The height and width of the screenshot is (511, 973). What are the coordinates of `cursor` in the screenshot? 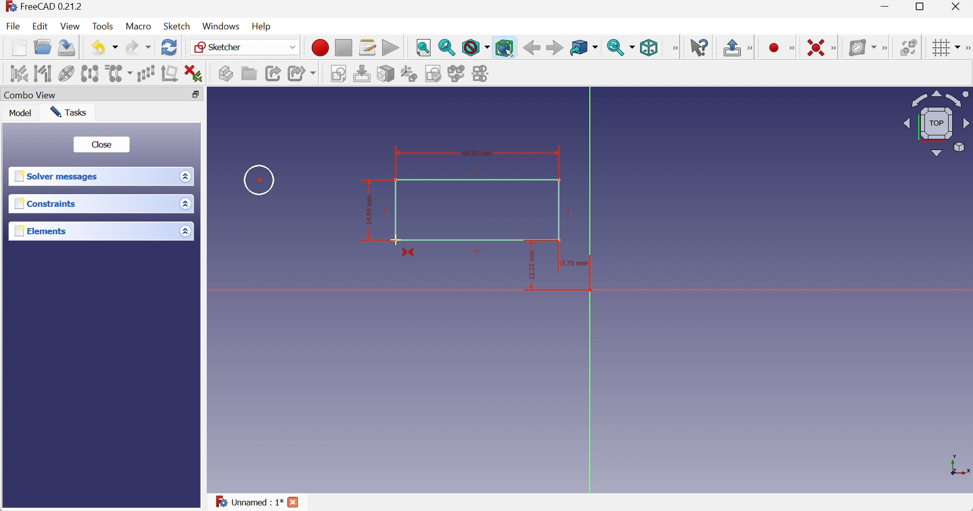 It's located at (509, 53).